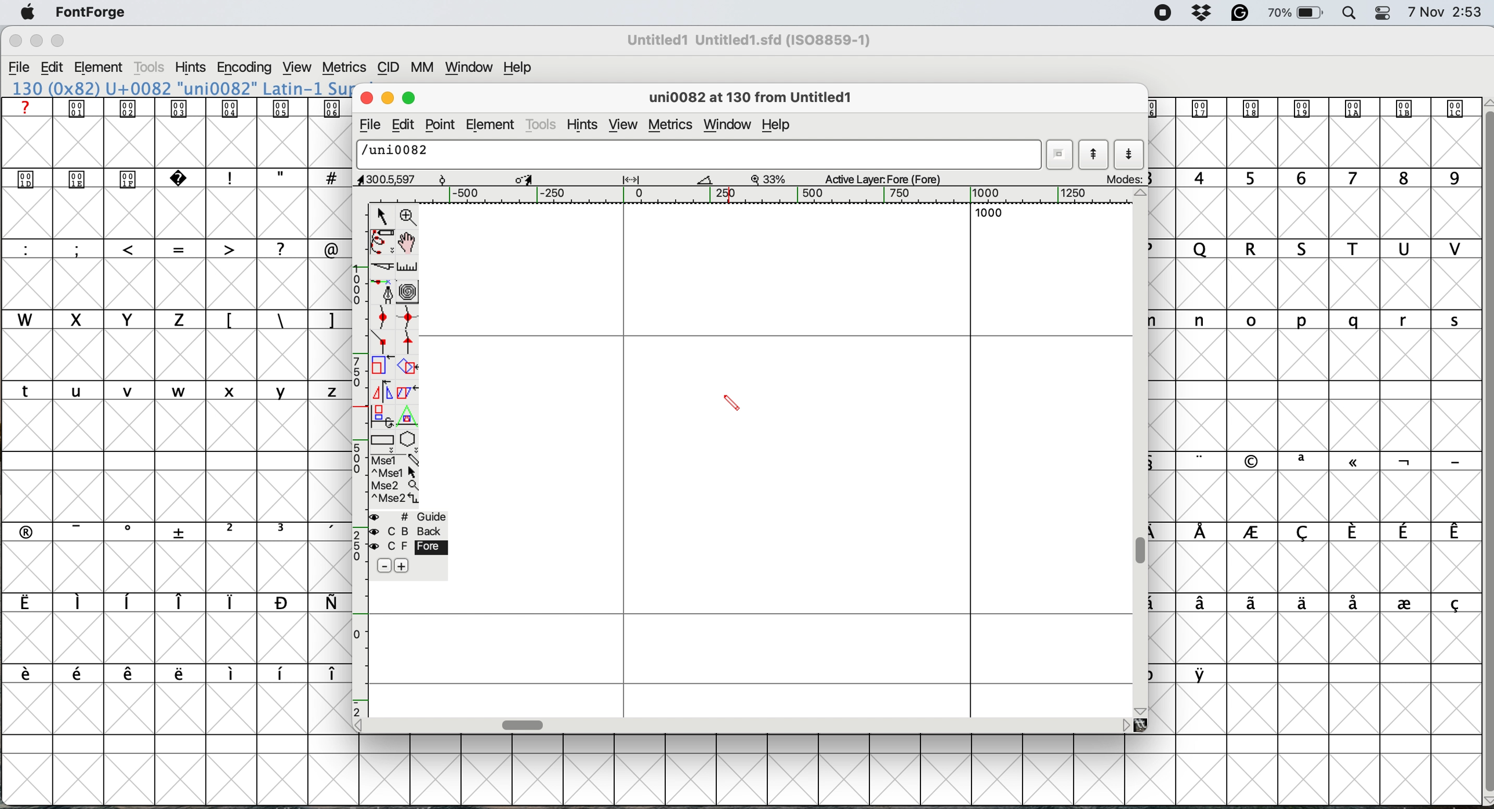 This screenshot has height=809, width=1494. Describe the element at coordinates (378, 267) in the screenshot. I see `cut splines in two` at that location.